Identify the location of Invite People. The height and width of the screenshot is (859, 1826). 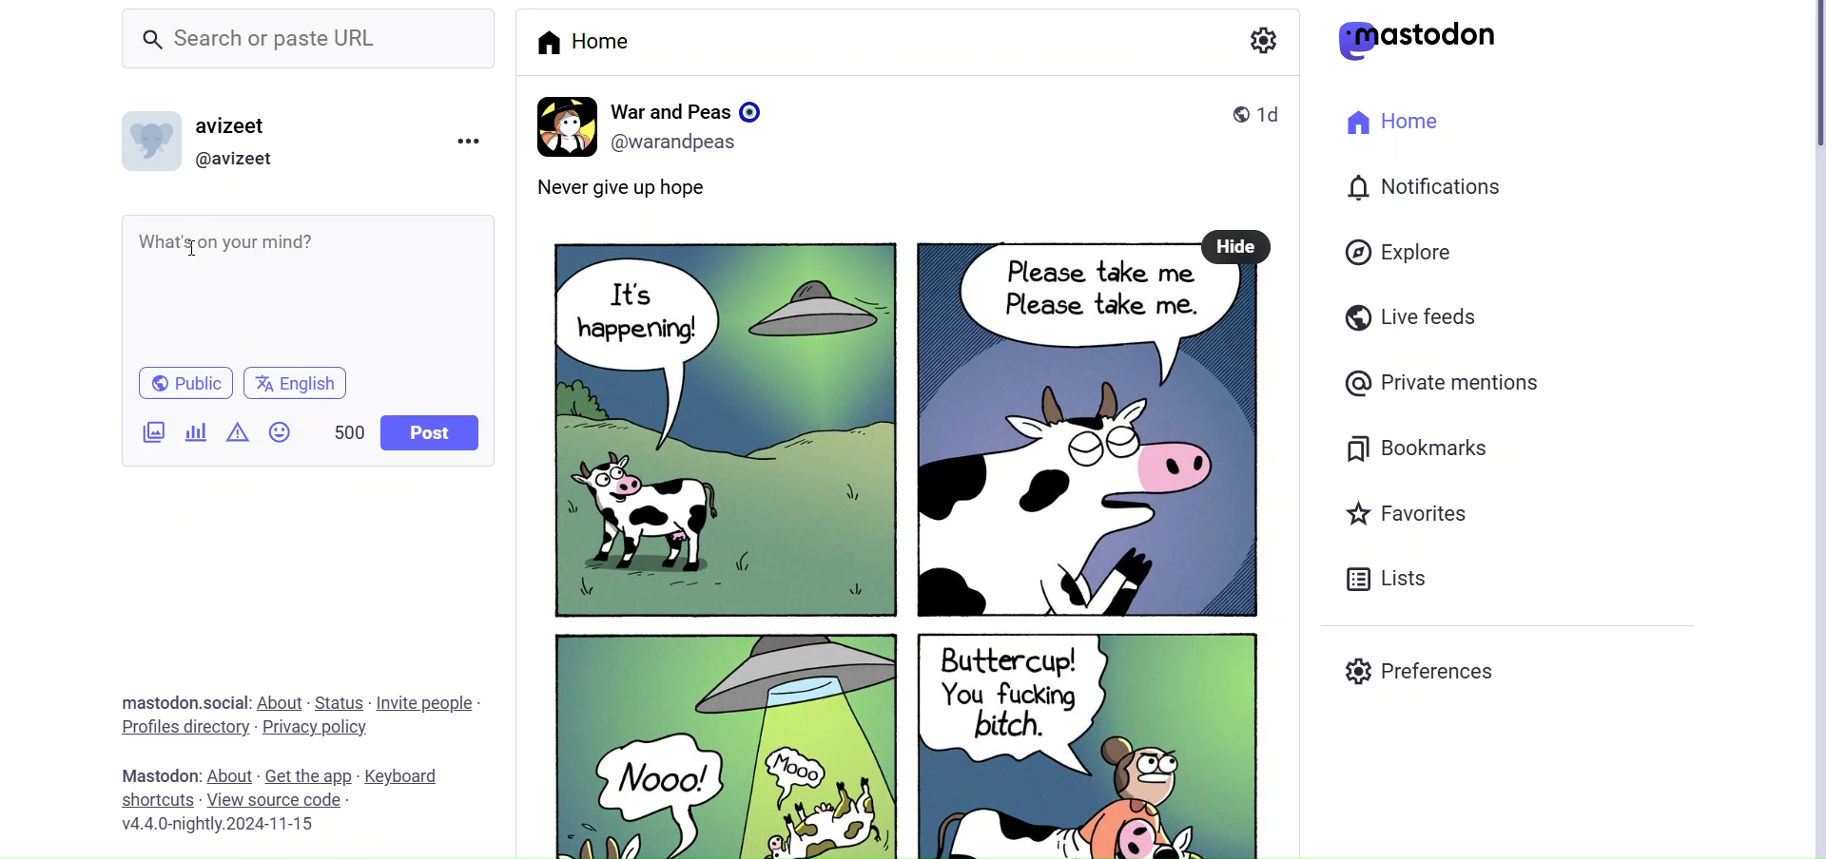
(431, 702).